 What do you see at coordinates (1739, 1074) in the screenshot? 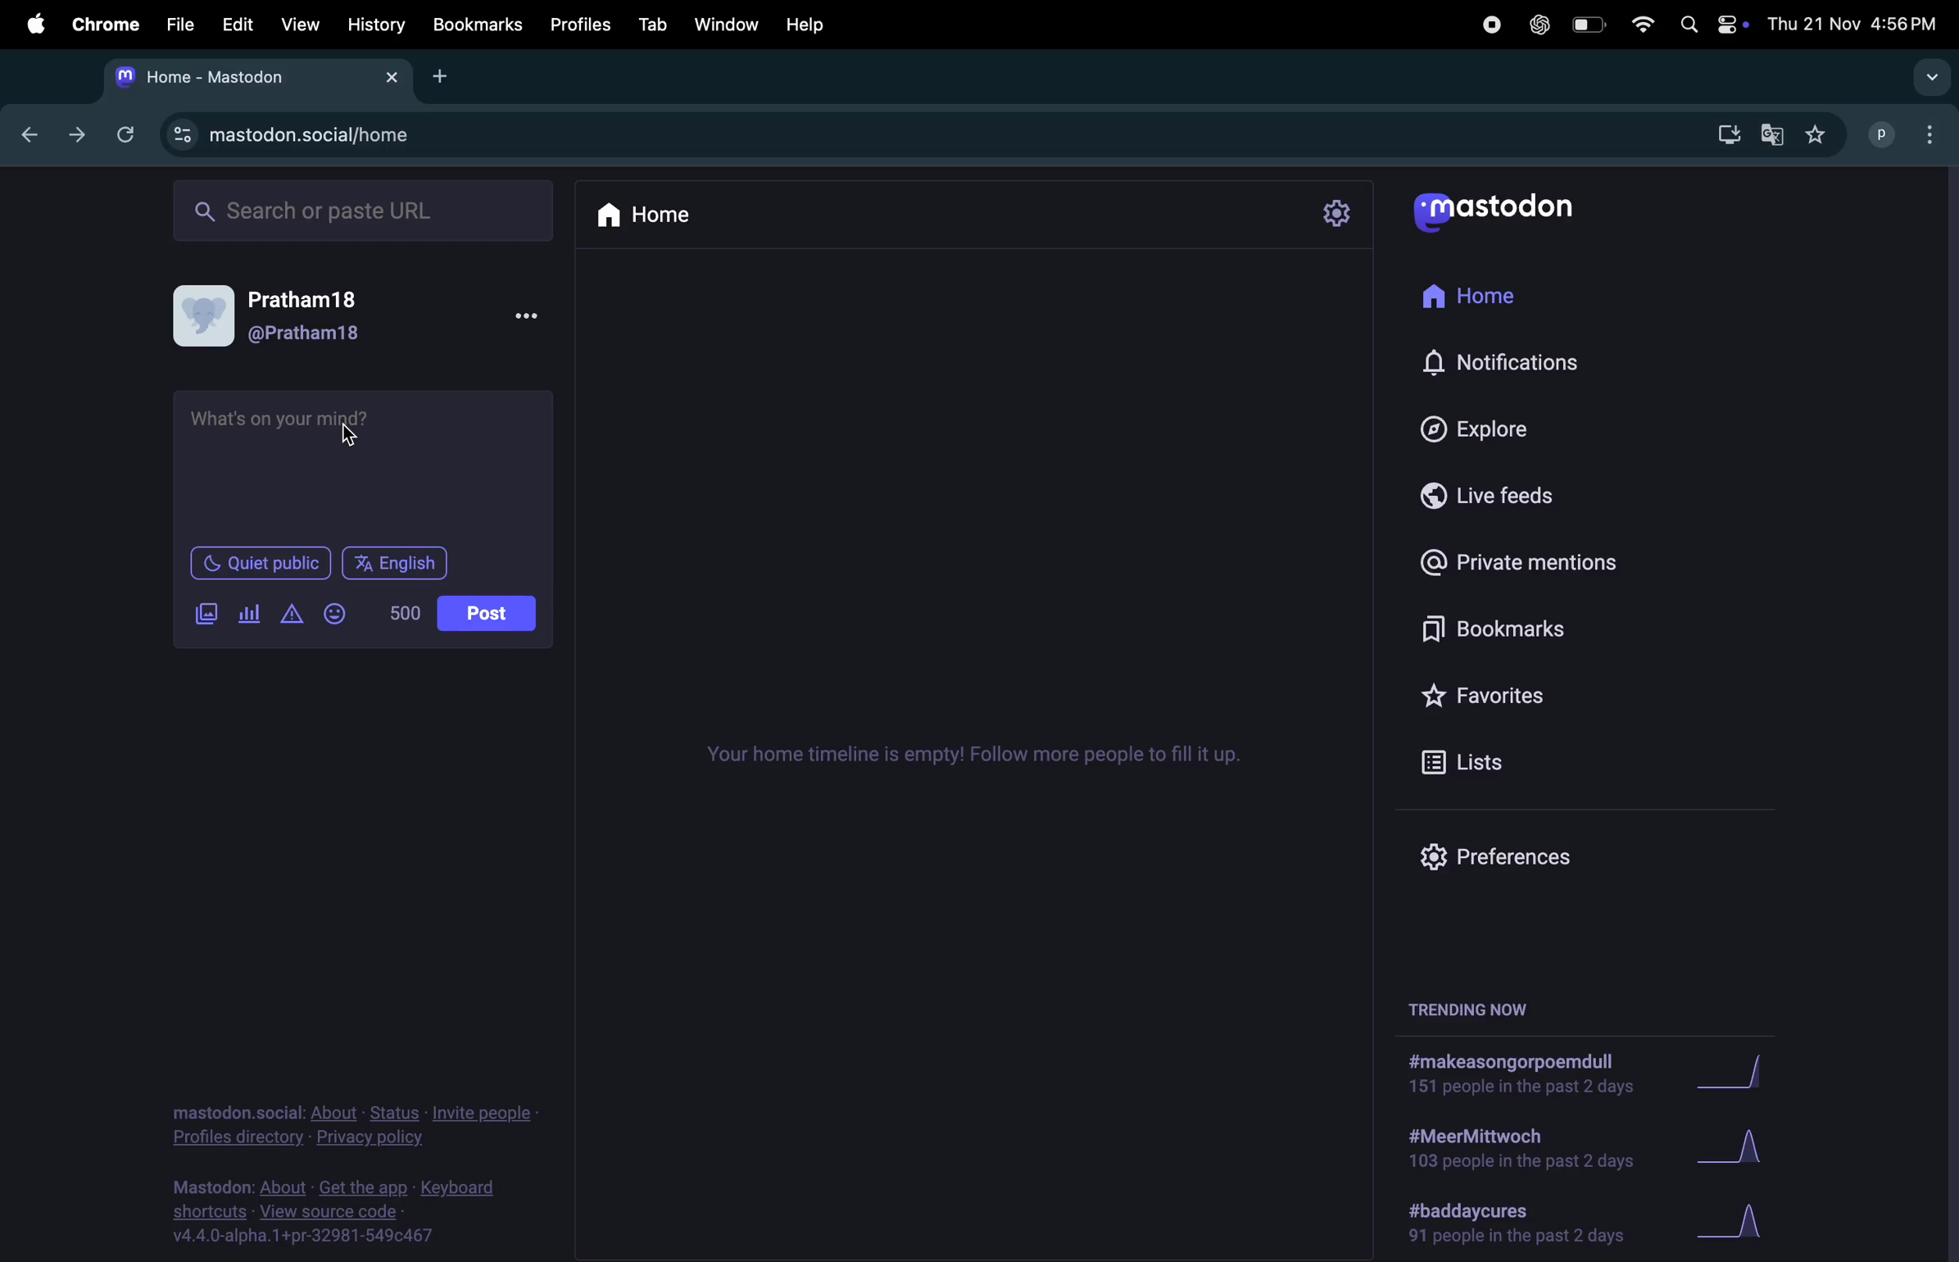
I see `graph` at bounding box center [1739, 1074].